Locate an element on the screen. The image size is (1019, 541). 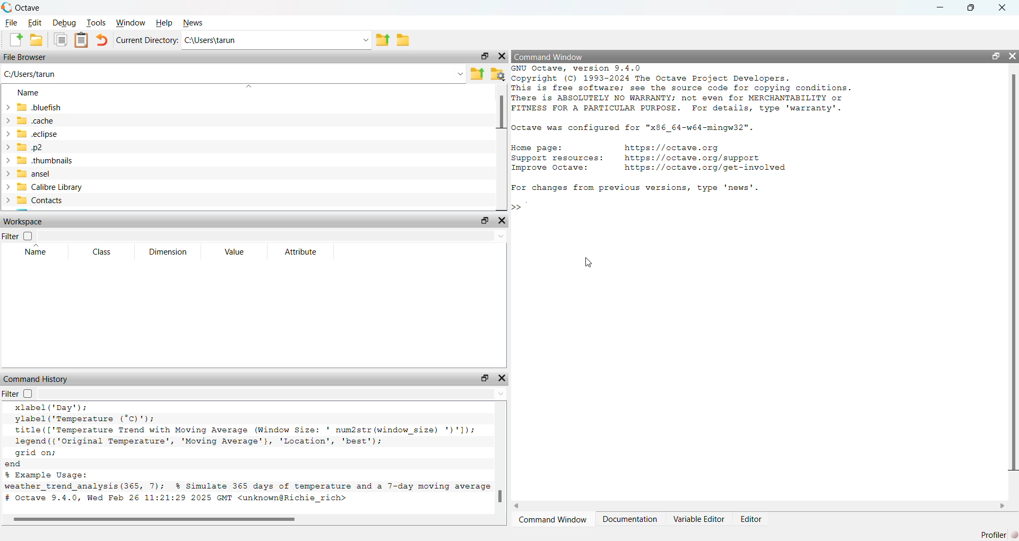
scroll bar is located at coordinates (506, 456).